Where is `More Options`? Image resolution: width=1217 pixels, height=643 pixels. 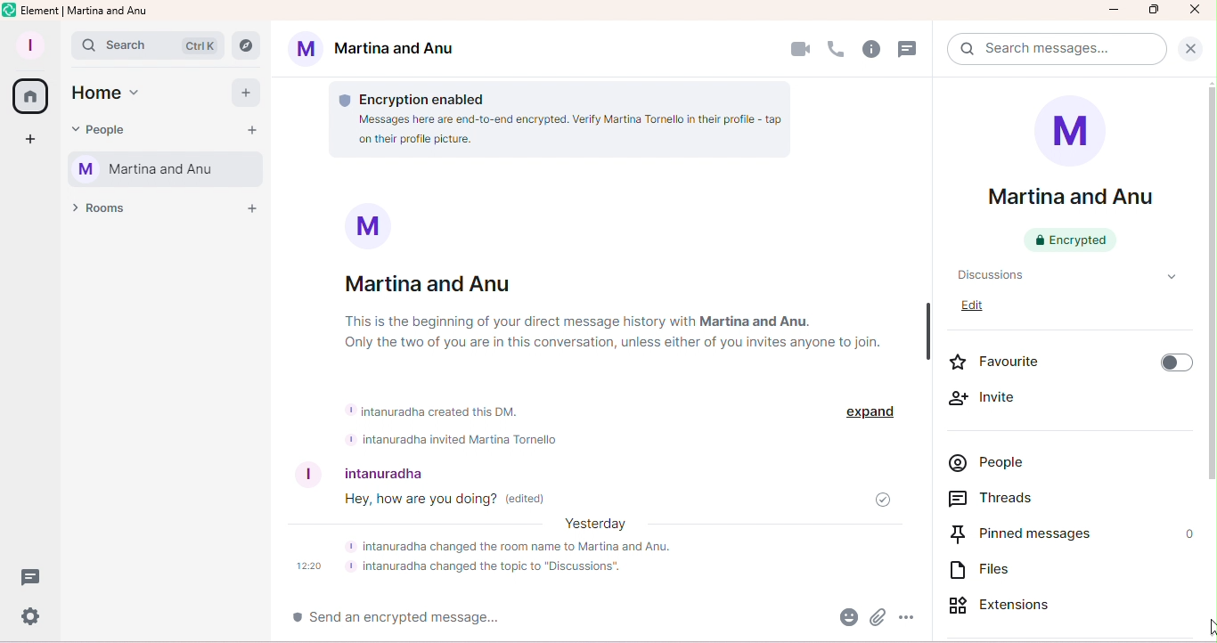
More Options is located at coordinates (909, 619).